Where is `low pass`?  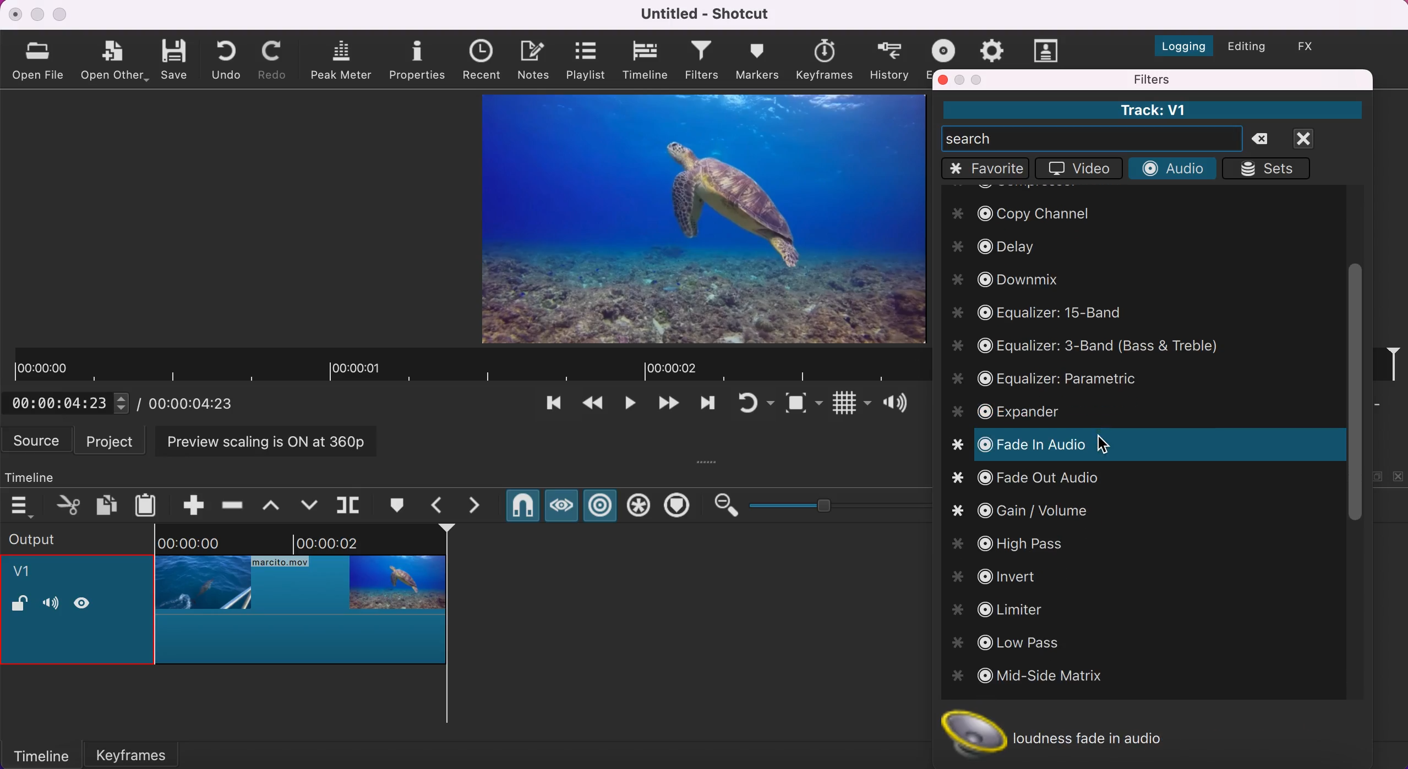
low pass is located at coordinates (1012, 643).